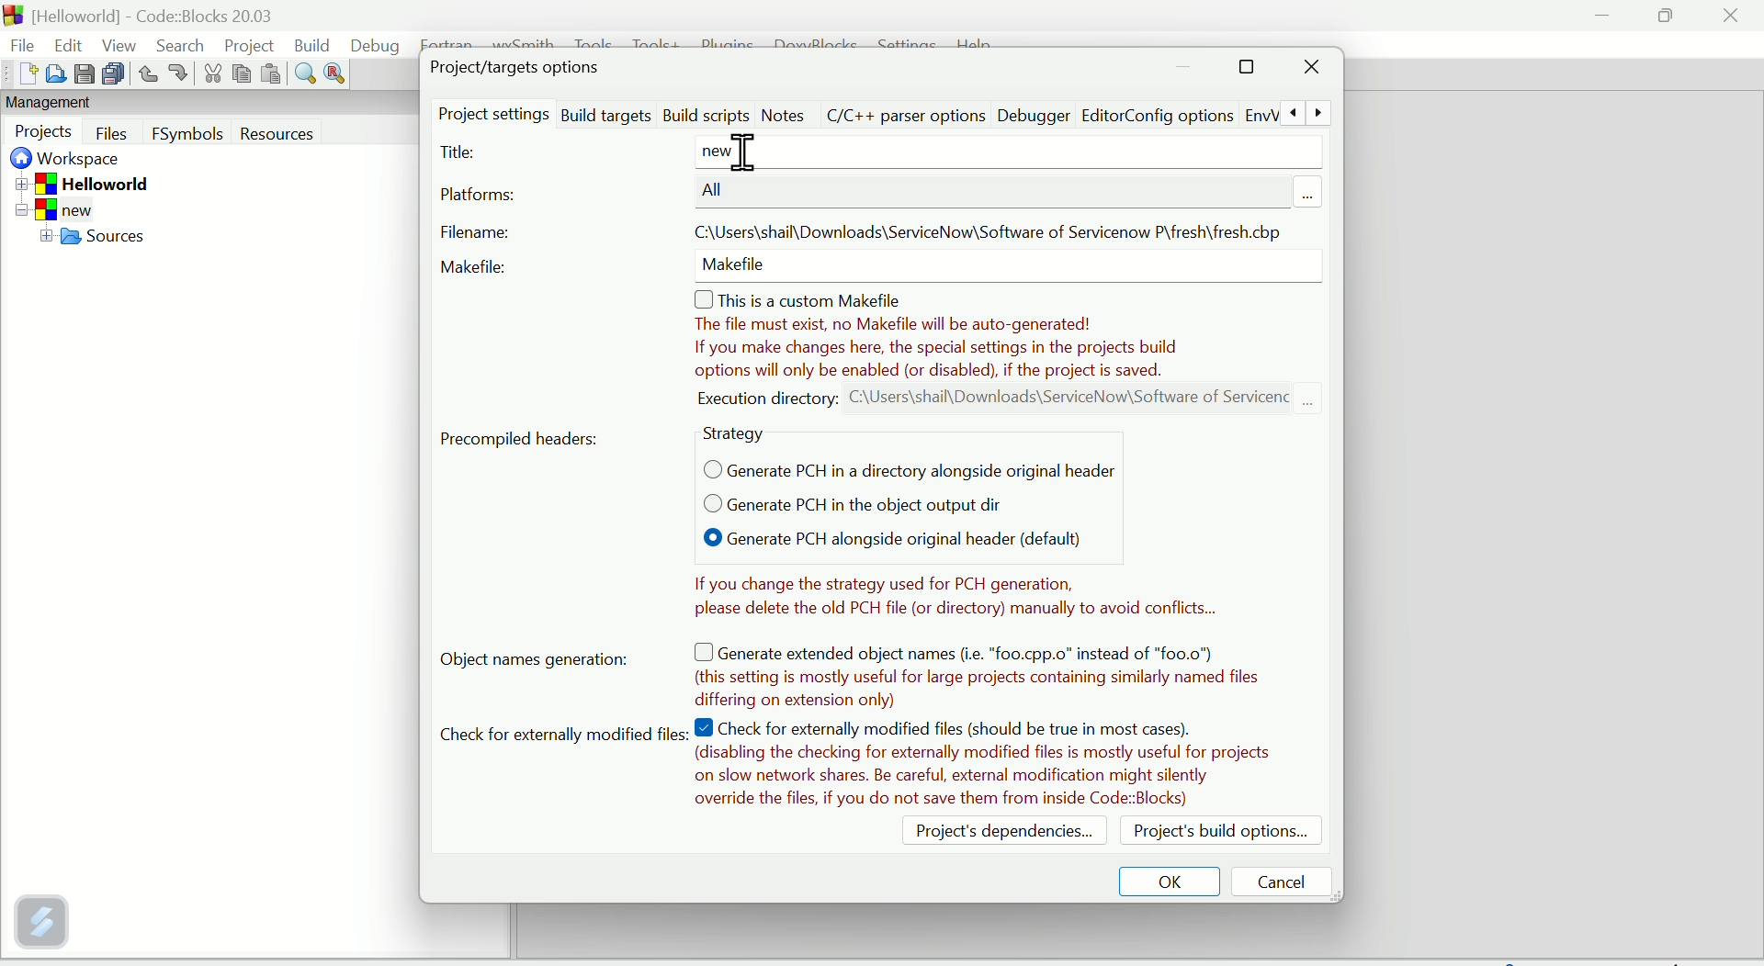 The height and width of the screenshot is (966, 1764). What do you see at coordinates (1172, 879) in the screenshot?
I see `OK` at bounding box center [1172, 879].